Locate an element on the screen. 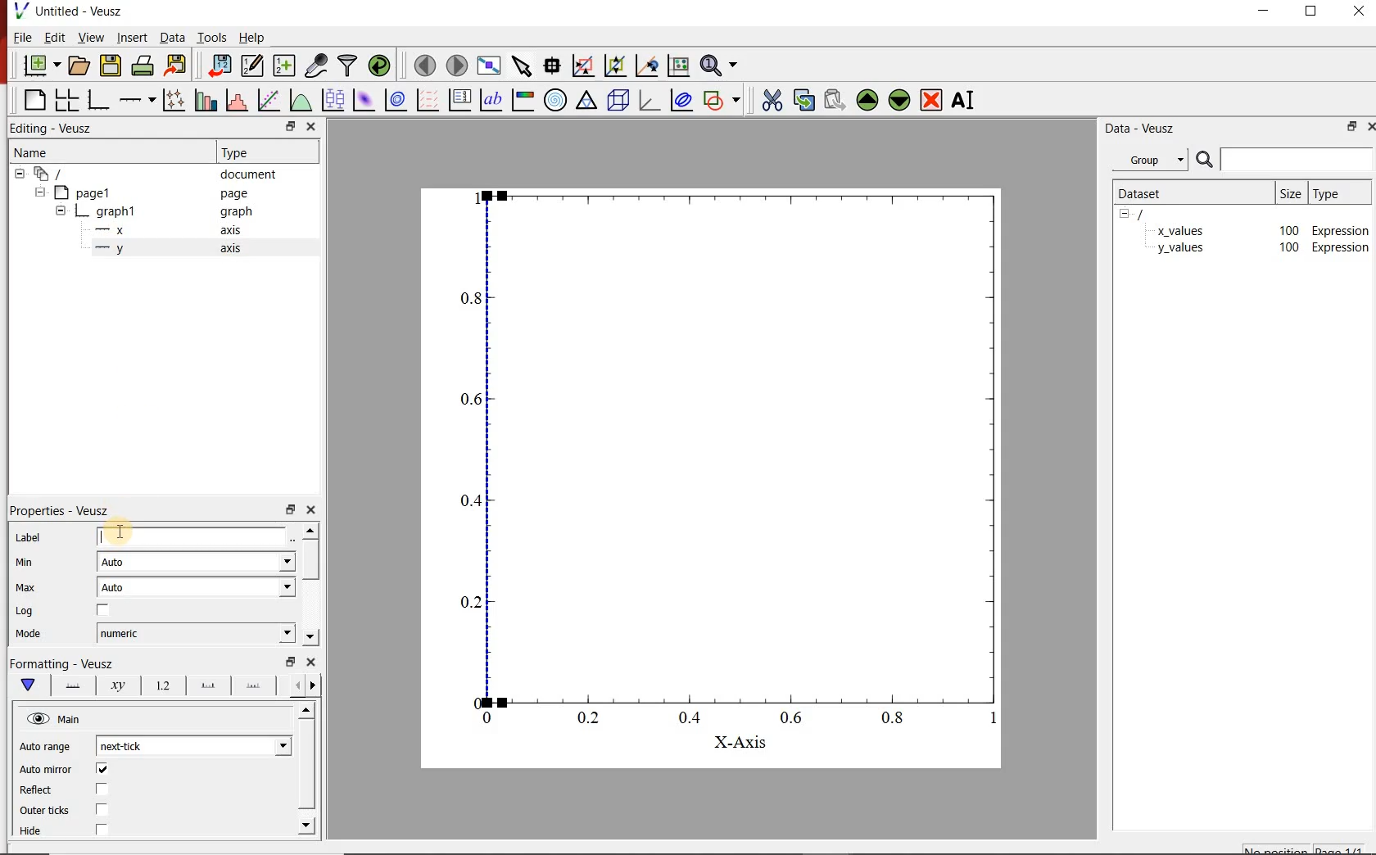  insert is located at coordinates (132, 37).